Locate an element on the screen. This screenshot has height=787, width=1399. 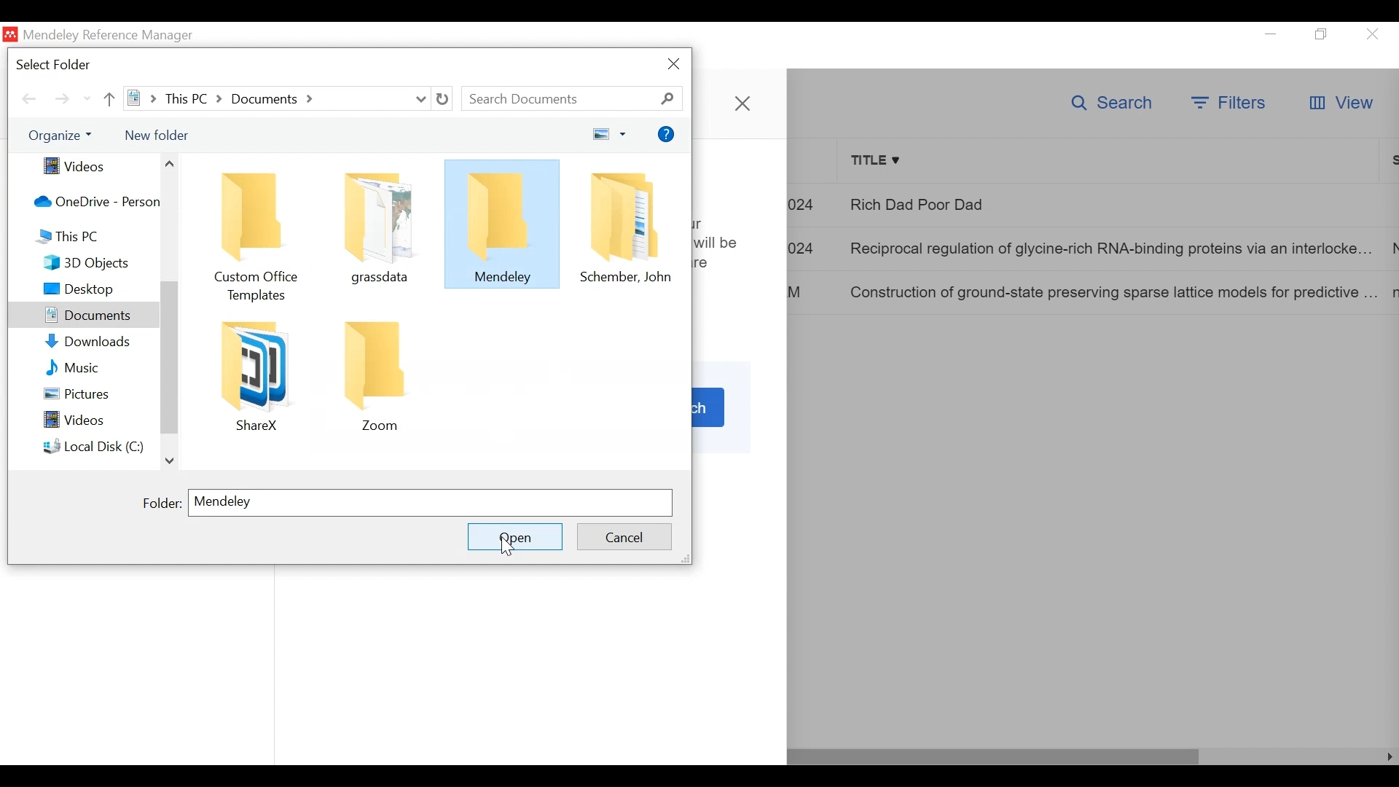
Organize is located at coordinates (60, 136).